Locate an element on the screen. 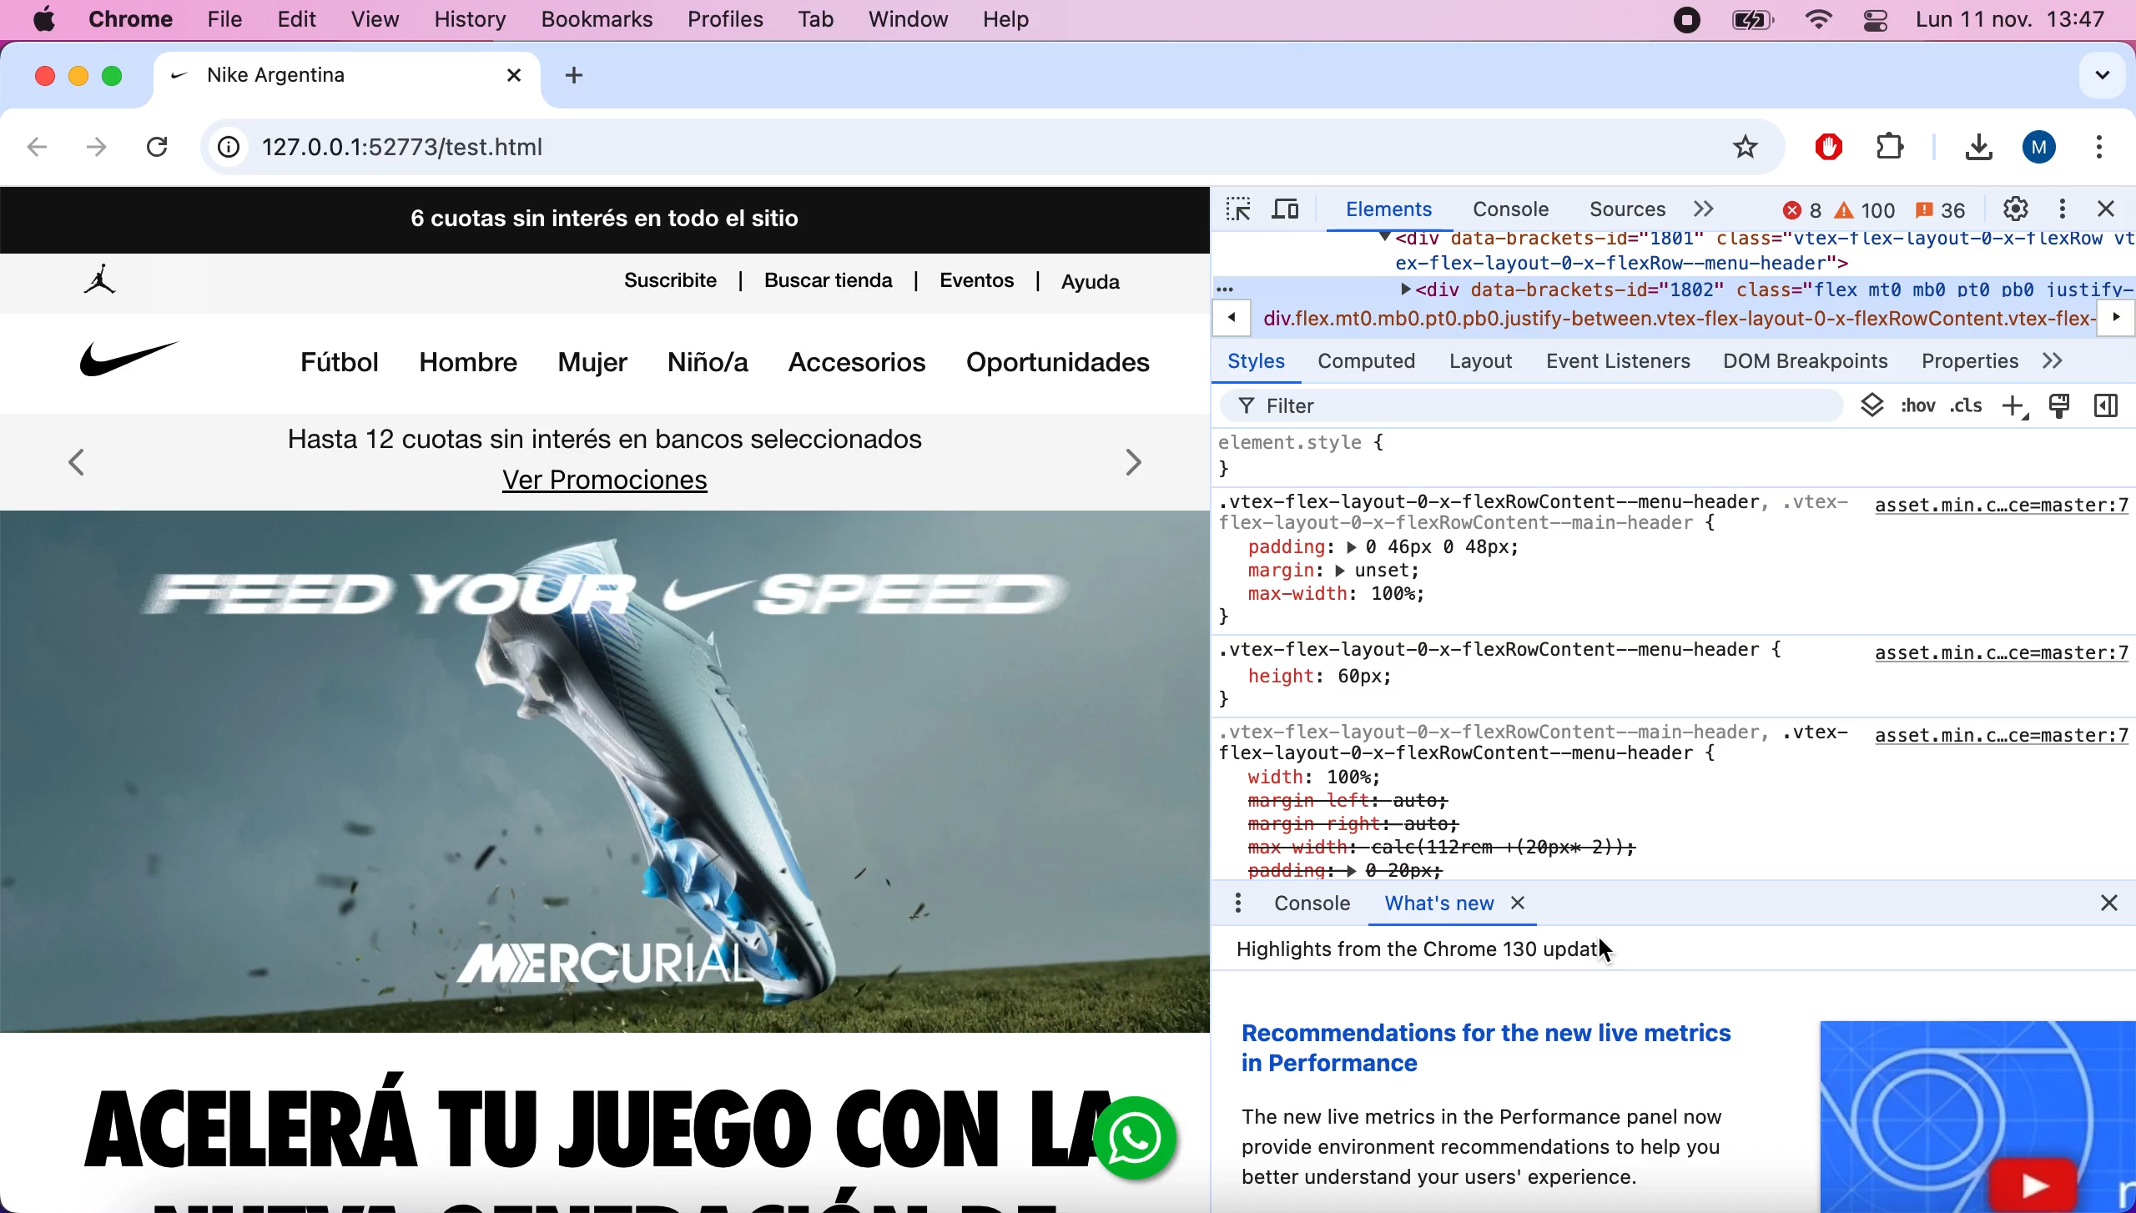 Image resolution: width=2136 pixels, height=1213 pixels. Ayuda is located at coordinates (1101, 285).